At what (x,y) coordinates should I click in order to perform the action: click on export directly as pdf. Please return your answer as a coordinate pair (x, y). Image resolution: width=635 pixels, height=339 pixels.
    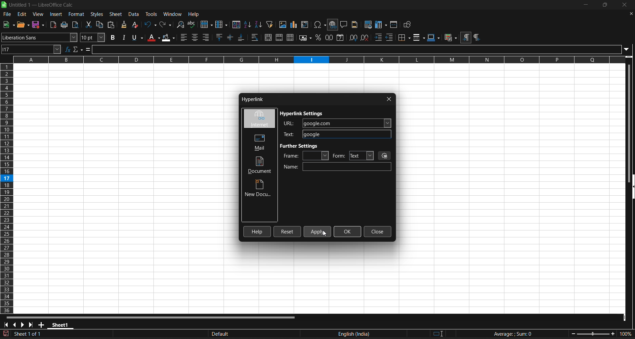
    Looking at the image, I should click on (54, 24).